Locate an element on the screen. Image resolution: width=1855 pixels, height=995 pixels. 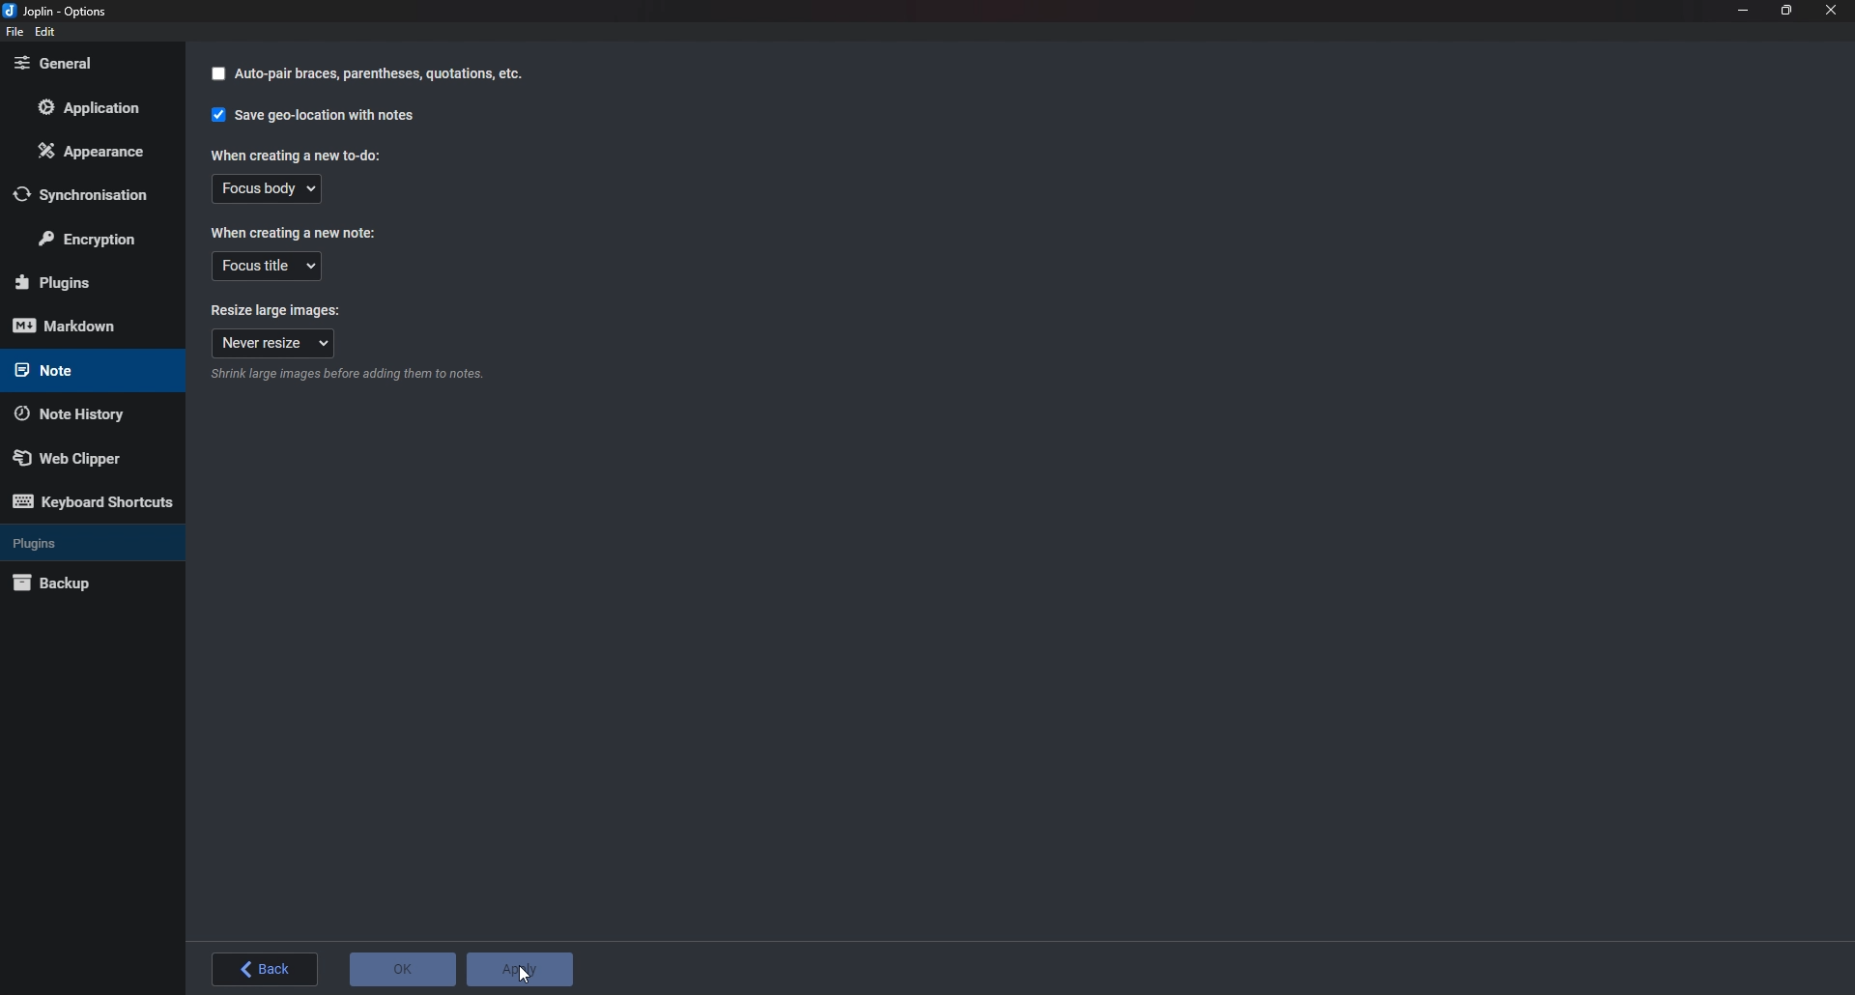
auto pair braces panthesis quotation is located at coordinates (366, 74).